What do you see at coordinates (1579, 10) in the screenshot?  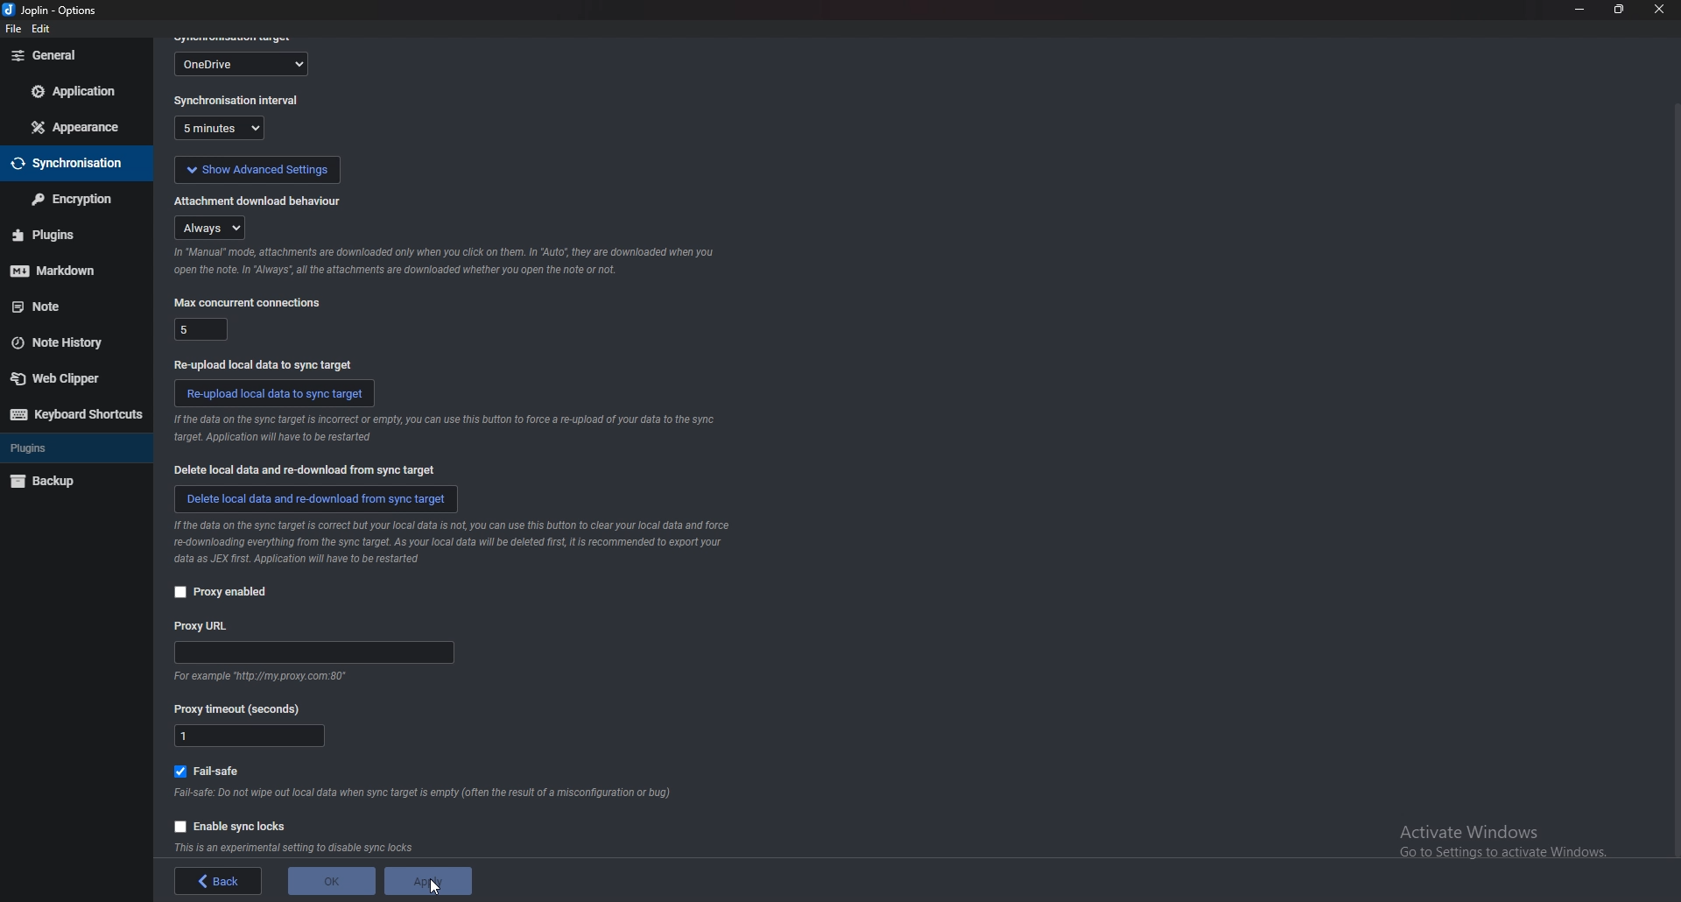 I see `minimize` at bounding box center [1579, 10].